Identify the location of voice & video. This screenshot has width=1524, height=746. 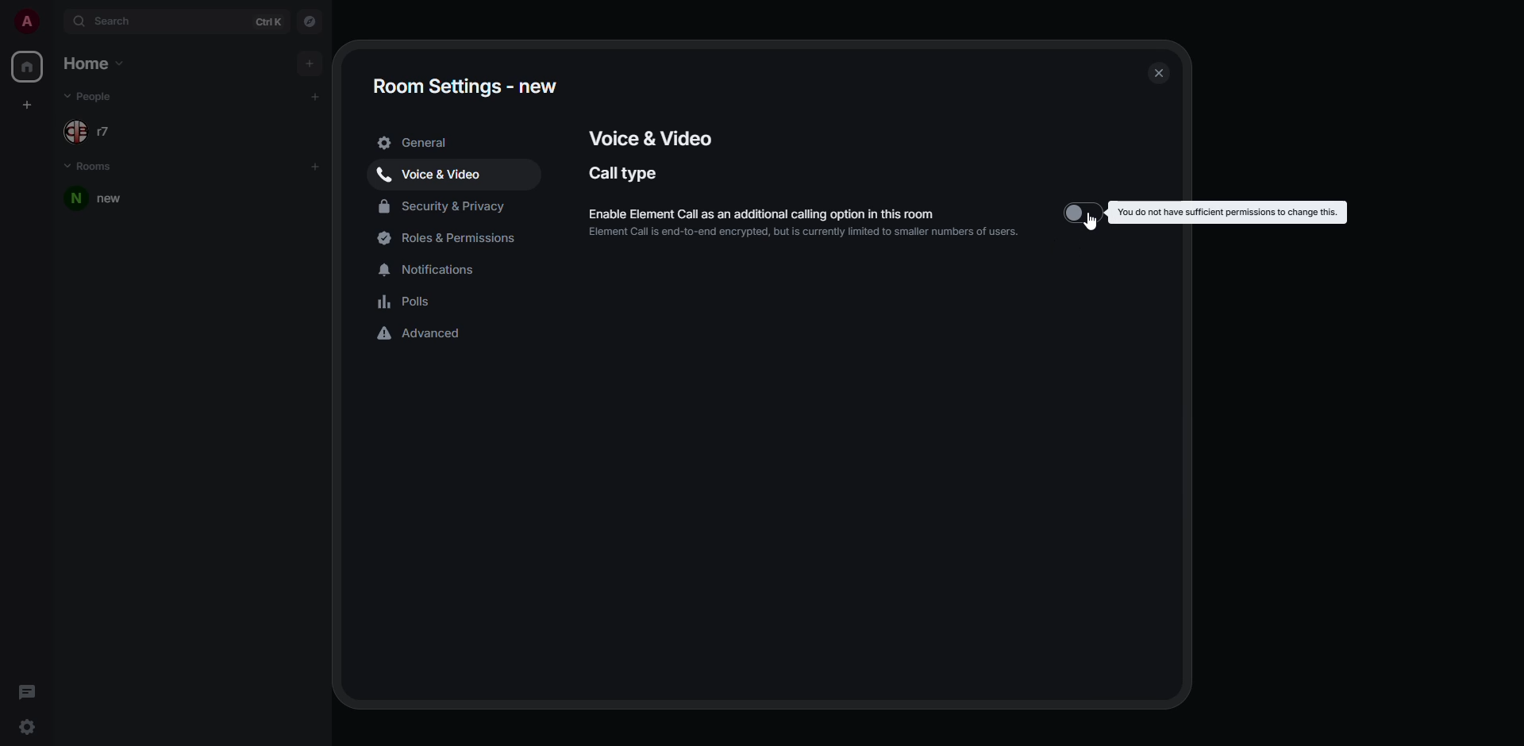
(650, 135).